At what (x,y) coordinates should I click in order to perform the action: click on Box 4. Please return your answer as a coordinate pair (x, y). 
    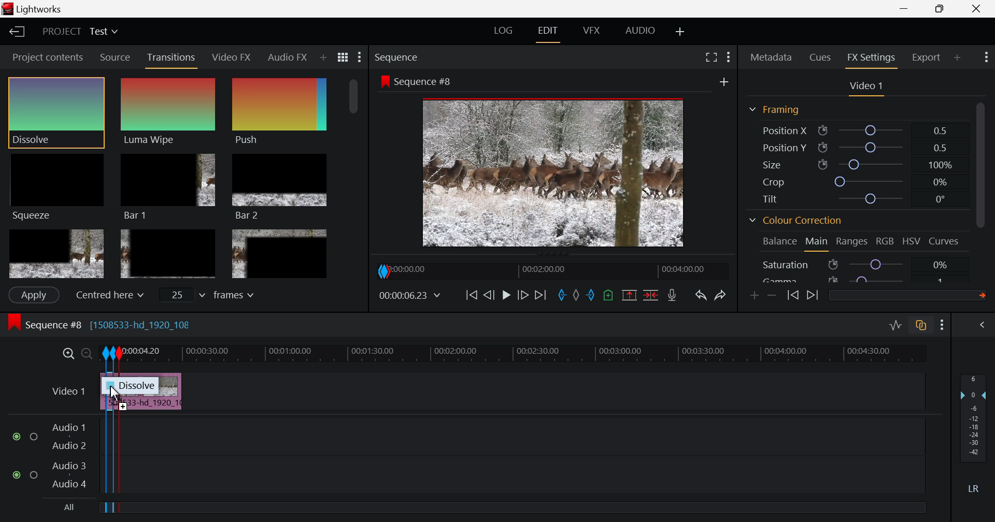
    Looking at the image, I should click on (55, 254).